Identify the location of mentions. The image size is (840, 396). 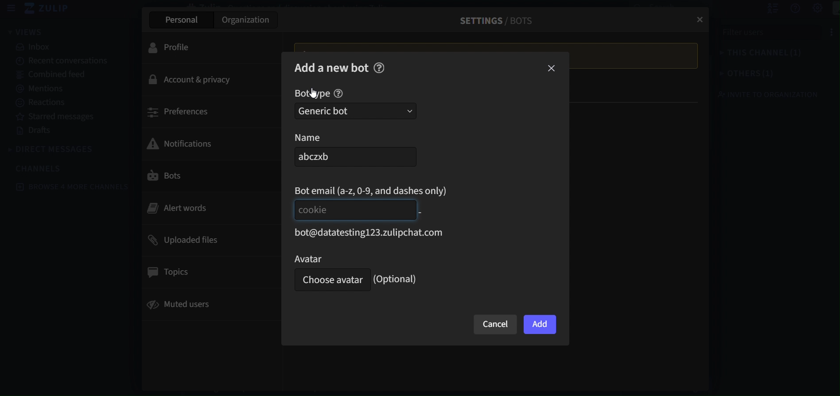
(68, 87).